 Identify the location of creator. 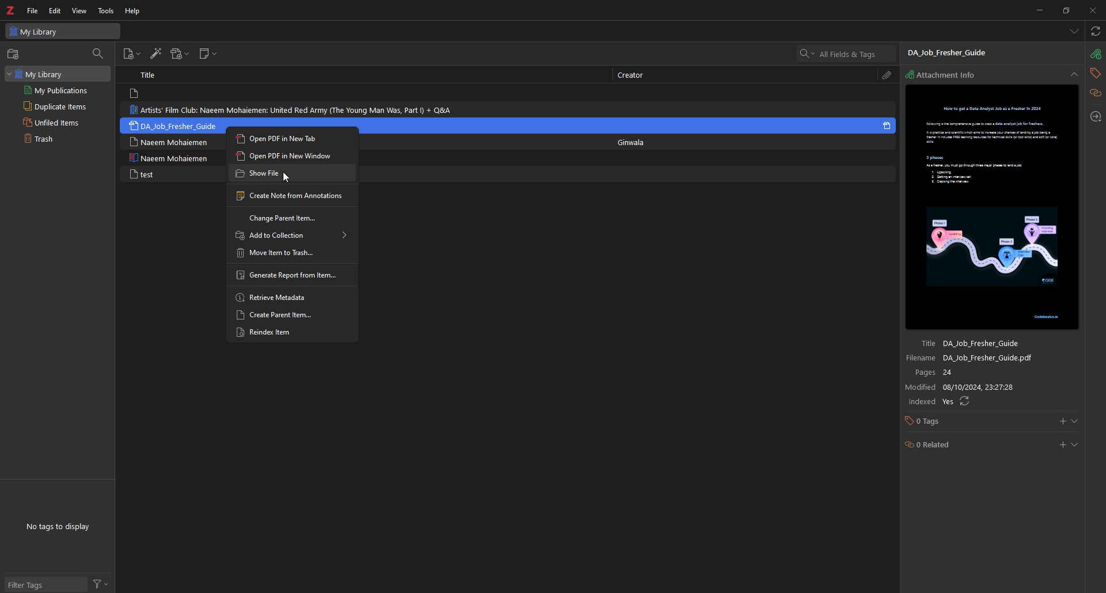
(635, 75).